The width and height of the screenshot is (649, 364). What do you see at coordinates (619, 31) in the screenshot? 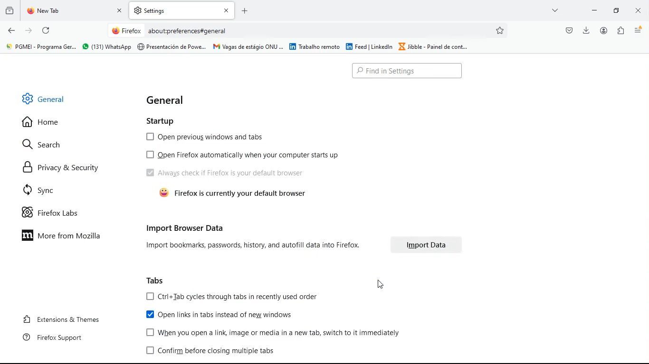
I see `extentions` at bounding box center [619, 31].